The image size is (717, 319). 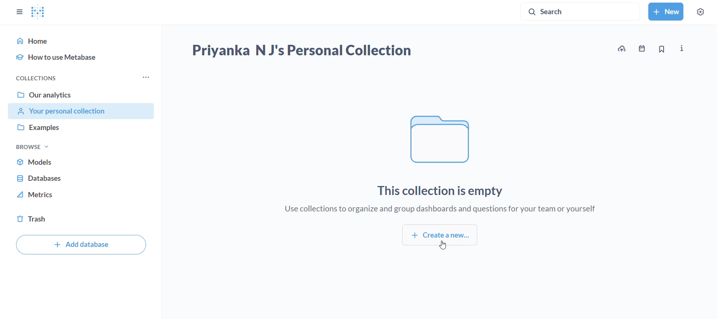 I want to click on examples, so click(x=81, y=128).